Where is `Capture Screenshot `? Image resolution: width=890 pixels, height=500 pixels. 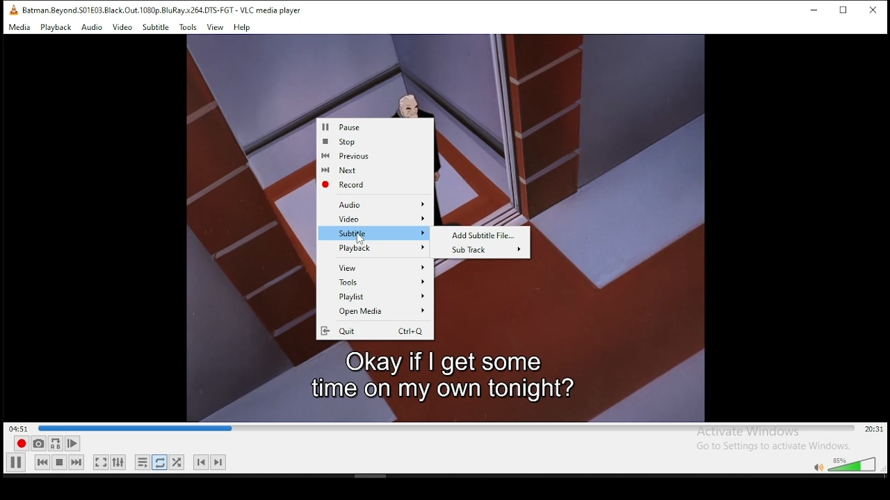 Capture Screenshot  is located at coordinates (38, 443).